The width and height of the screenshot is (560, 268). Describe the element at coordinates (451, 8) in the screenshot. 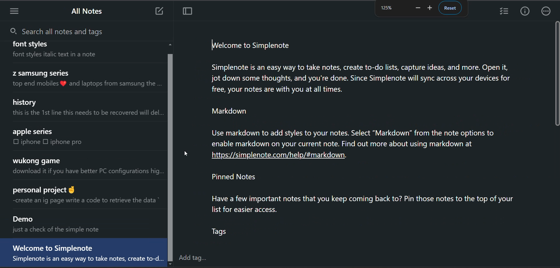

I see `reset` at that location.